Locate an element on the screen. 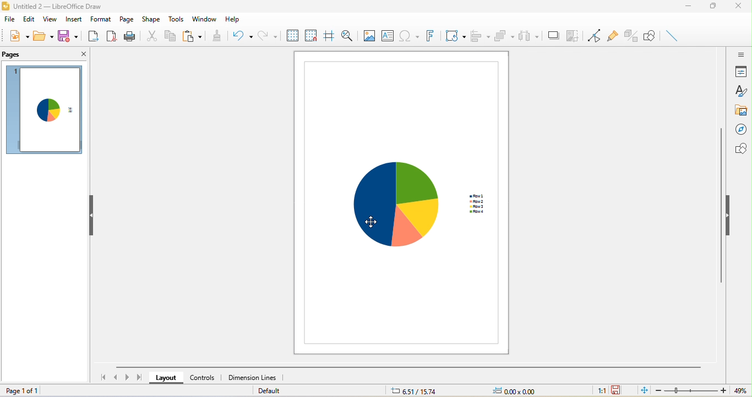 The width and height of the screenshot is (752, 397). clone is located at coordinates (217, 36).